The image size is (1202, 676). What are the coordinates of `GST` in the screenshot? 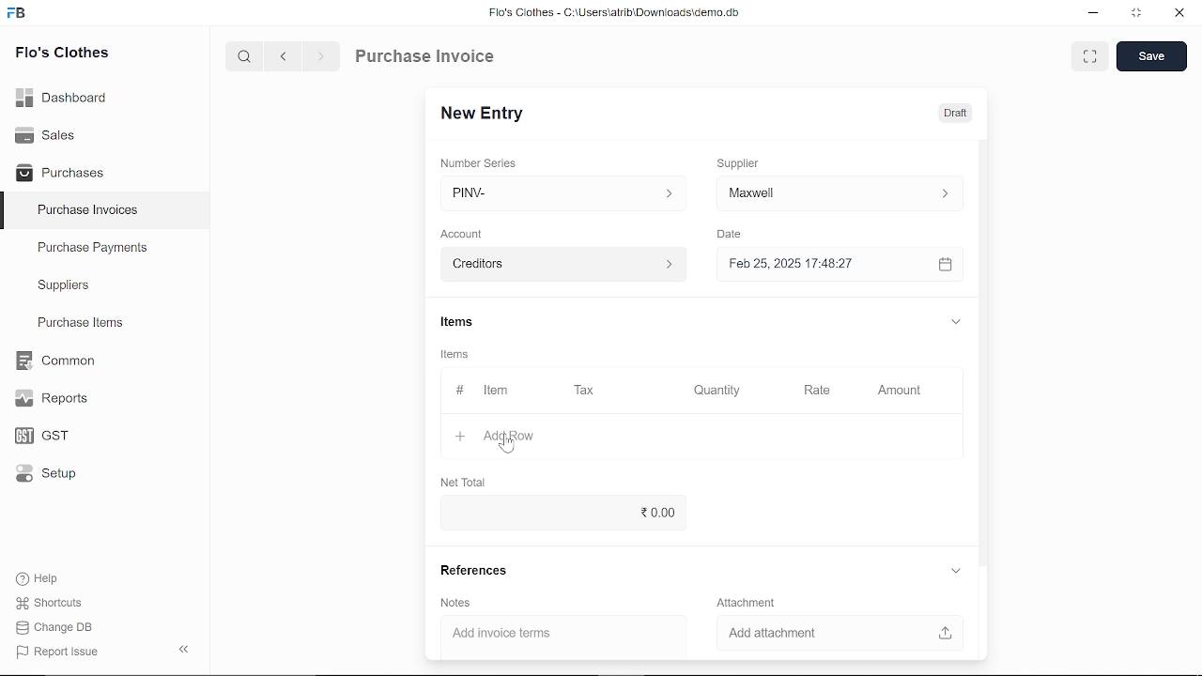 It's located at (36, 437).